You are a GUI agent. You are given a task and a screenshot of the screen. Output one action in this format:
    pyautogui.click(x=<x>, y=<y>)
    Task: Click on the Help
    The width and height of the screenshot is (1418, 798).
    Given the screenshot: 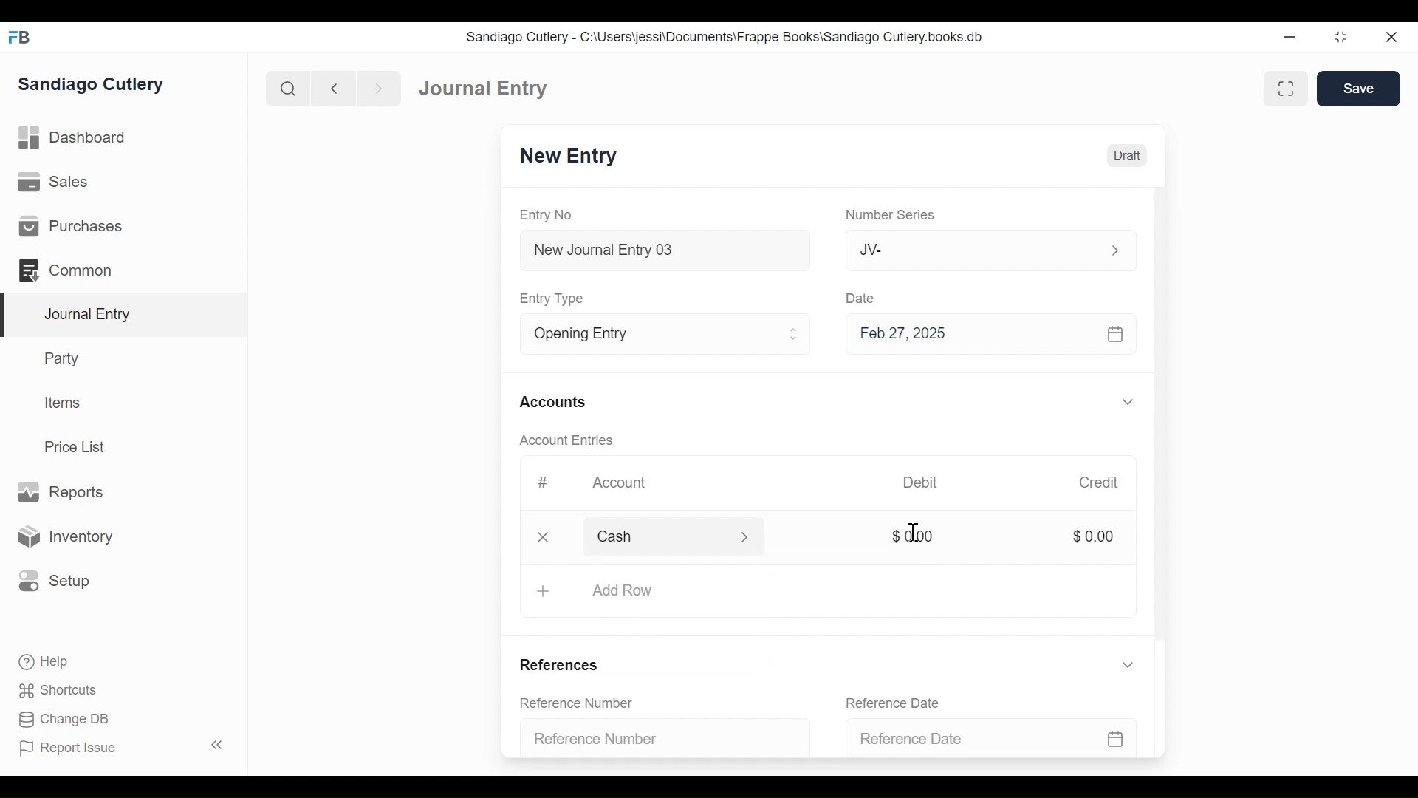 What is the action you would take?
    pyautogui.click(x=45, y=662)
    